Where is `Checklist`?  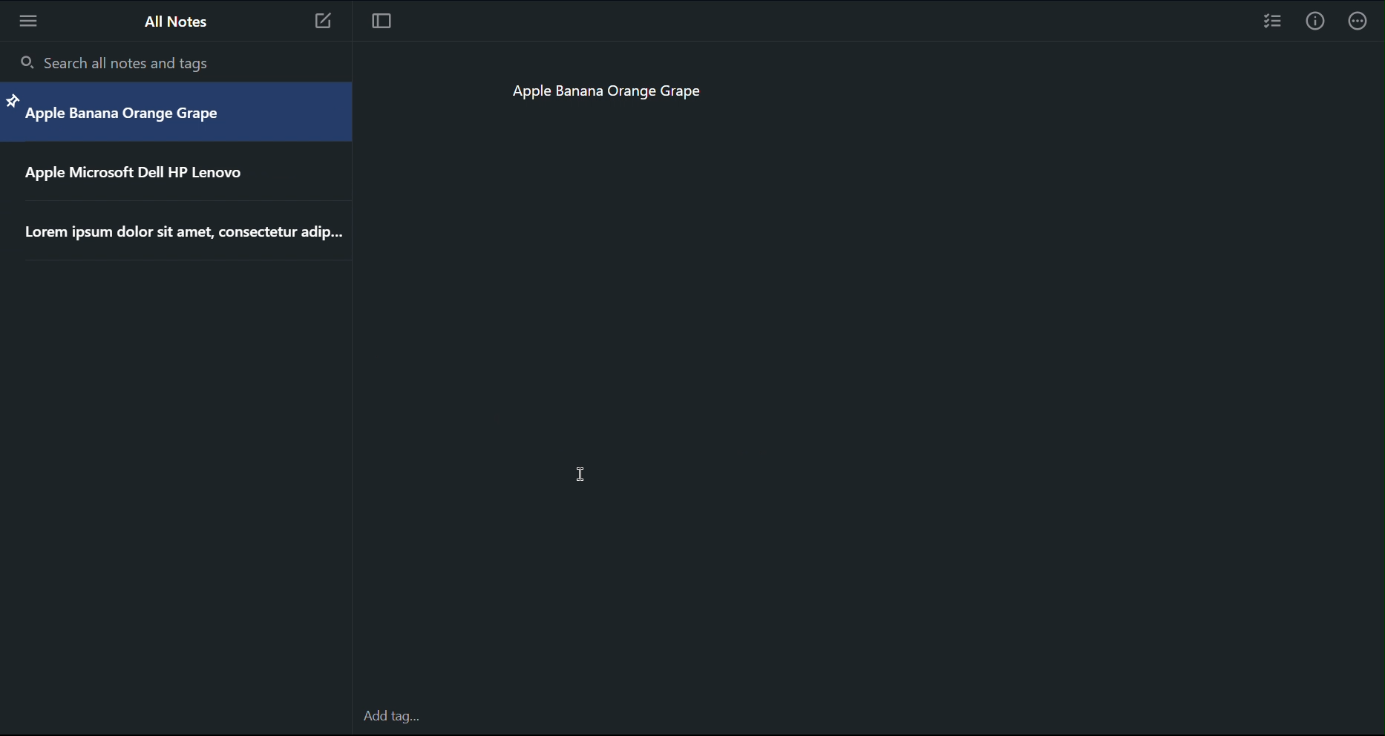 Checklist is located at coordinates (1271, 21).